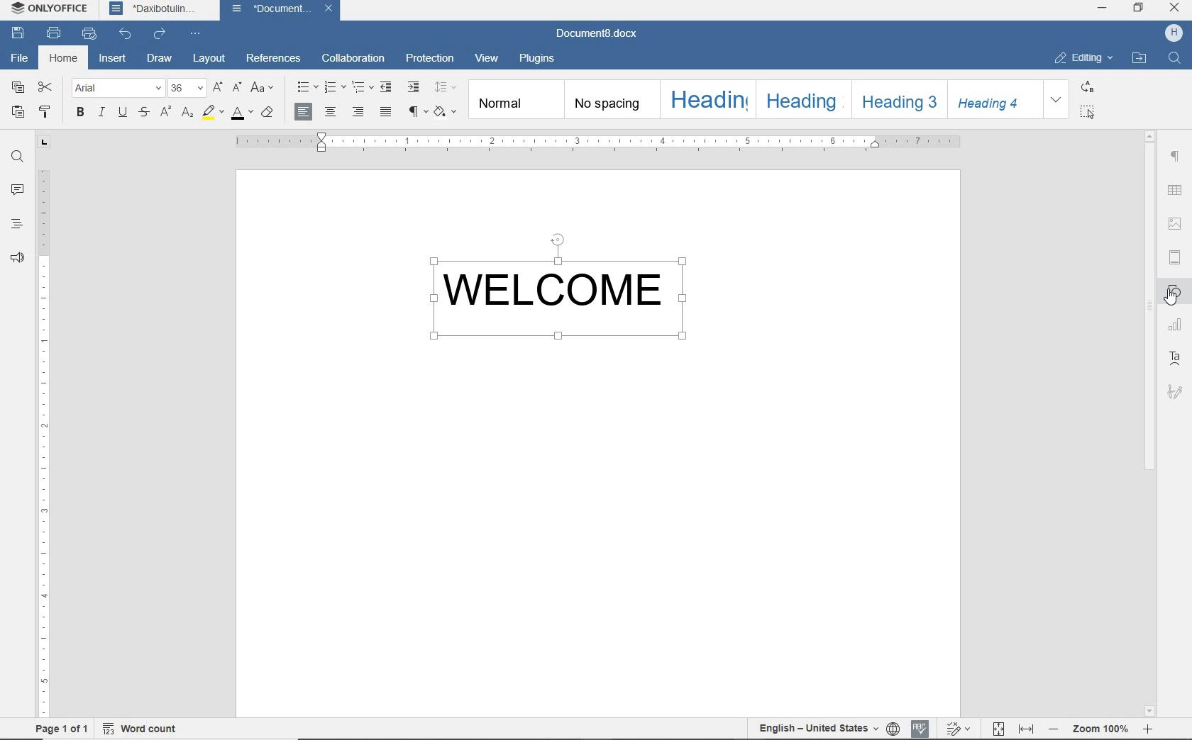 This screenshot has height=740, width=1192. Describe the element at coordinates (1178, 292) in the screenshot. I see `SHAPE` at that location.